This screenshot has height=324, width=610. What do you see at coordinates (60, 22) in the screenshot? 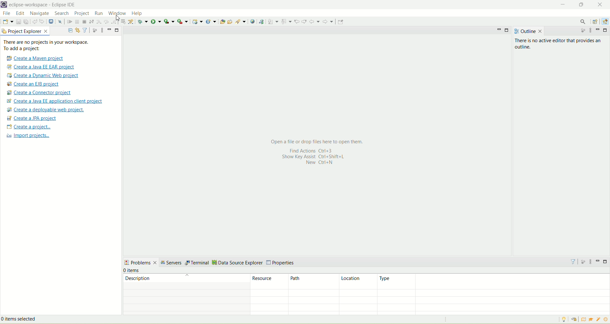
I see `skip all breakpoints` at bounding box center [60, 22].